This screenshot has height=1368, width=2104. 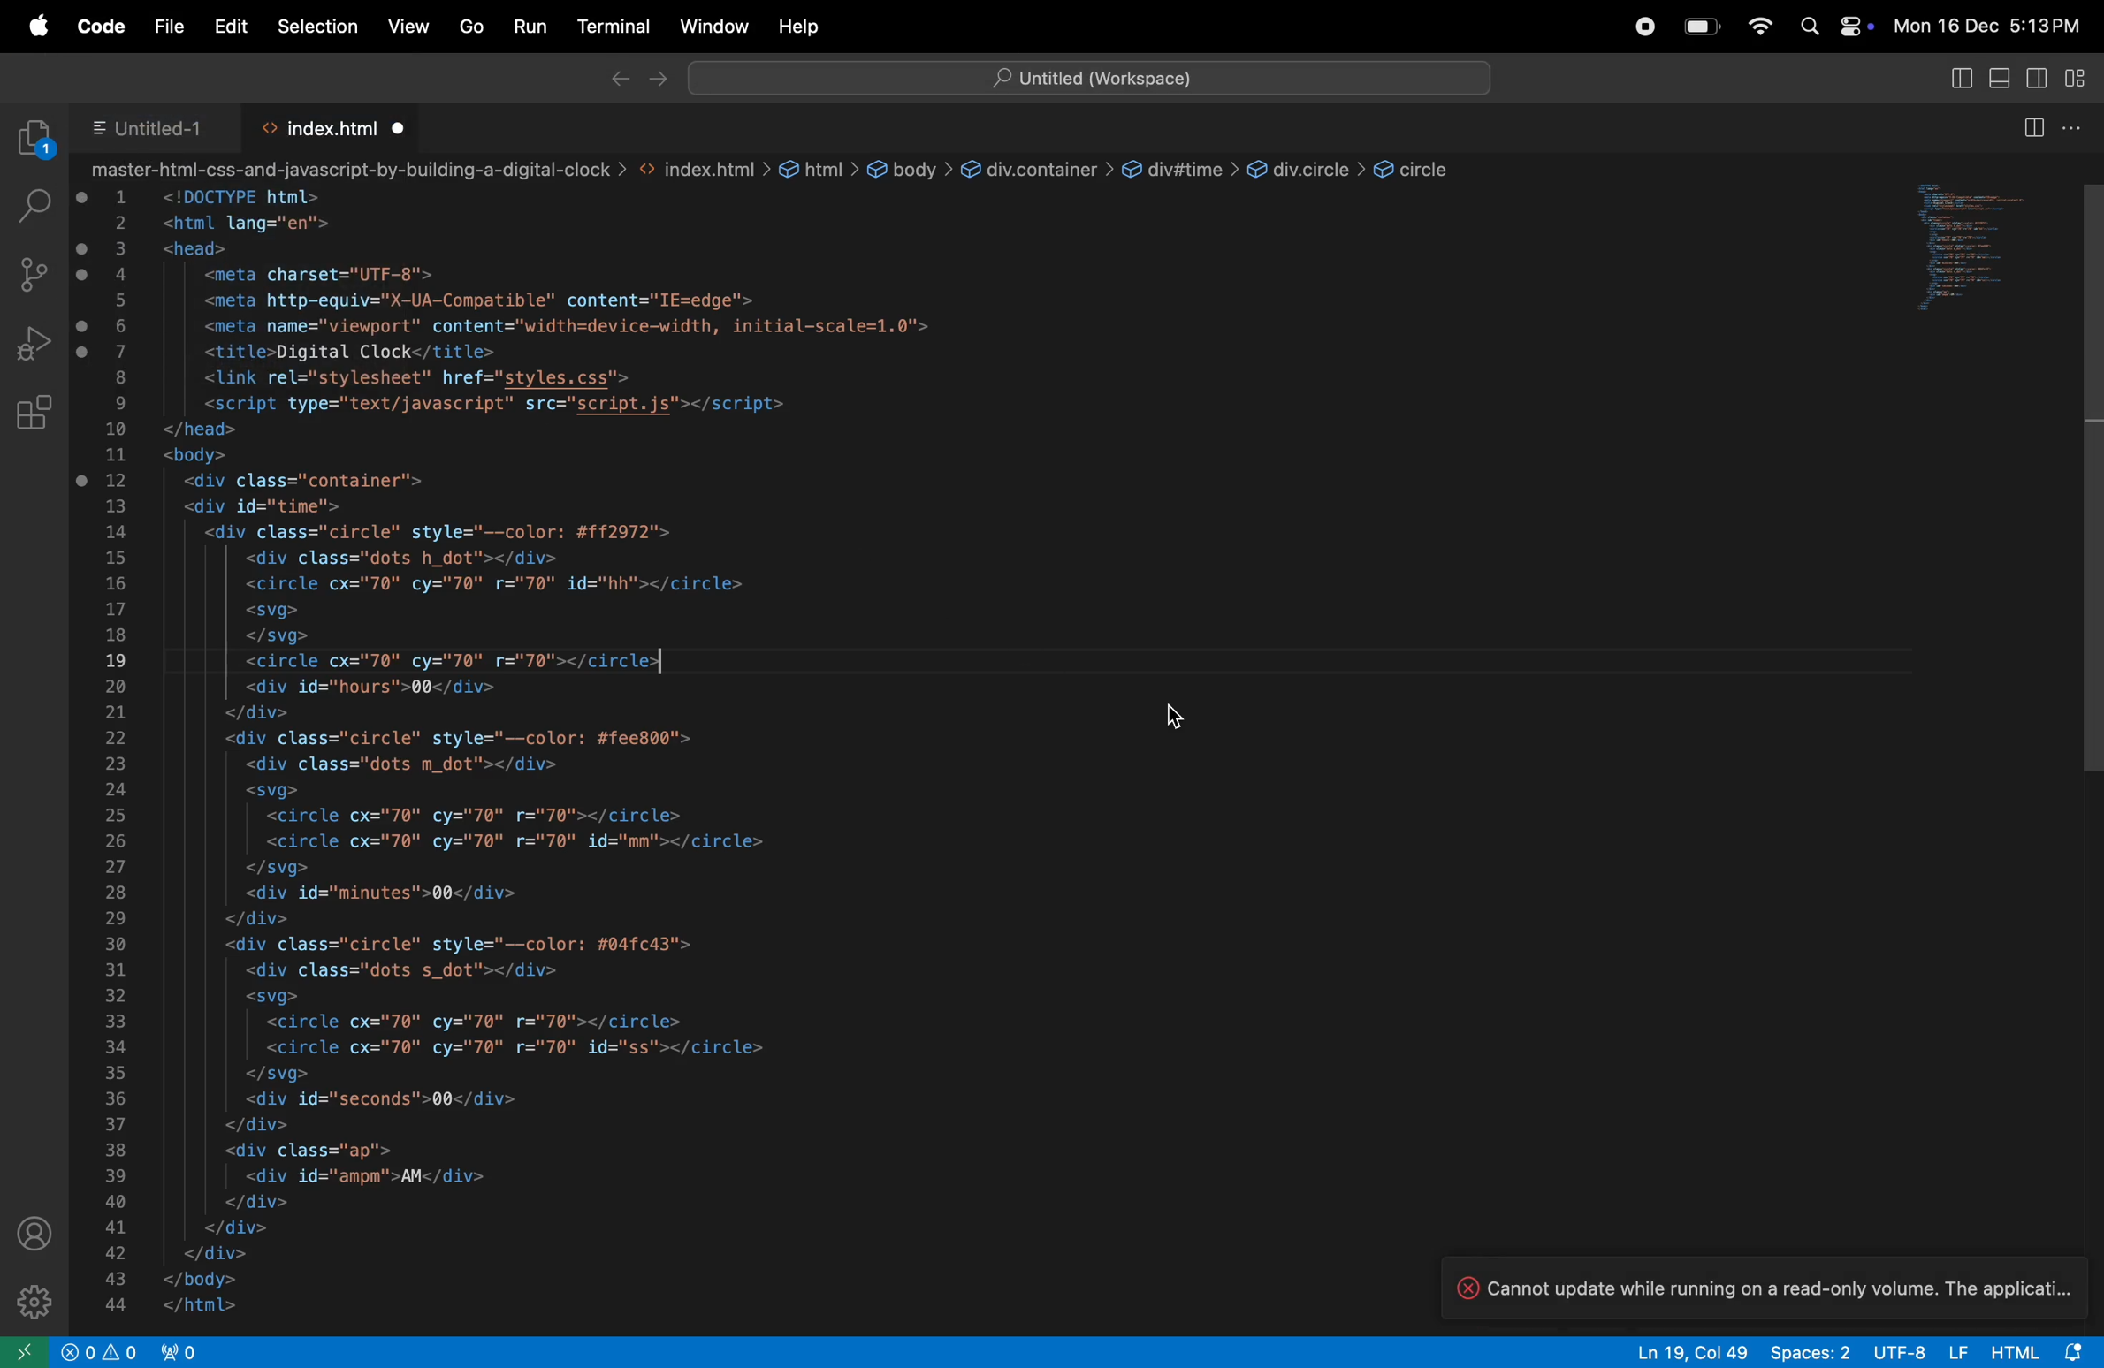 What do you see at coordinates (303, 480) in the screenshot?
I see `<div class="container">` at bounding box center [303, 480].